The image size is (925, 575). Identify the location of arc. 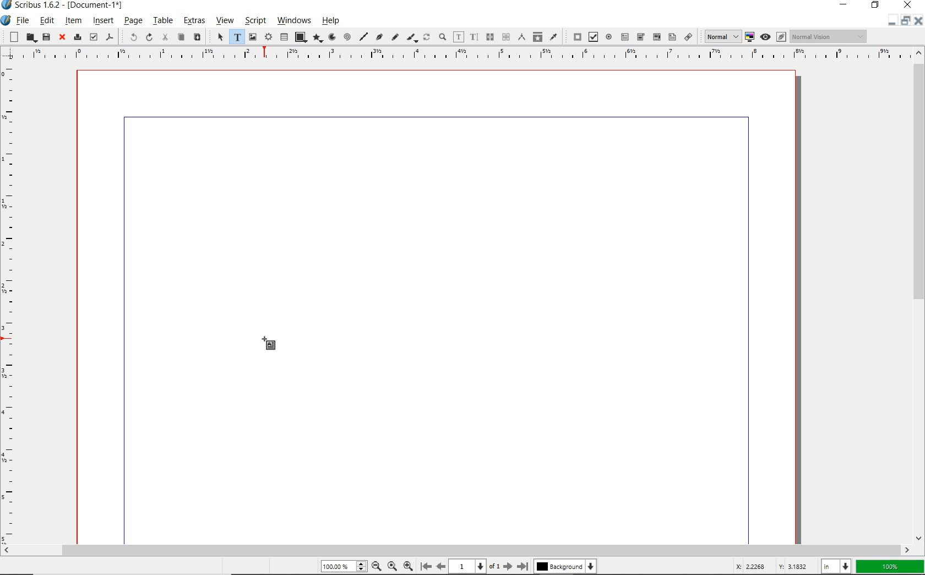
(331, 37).